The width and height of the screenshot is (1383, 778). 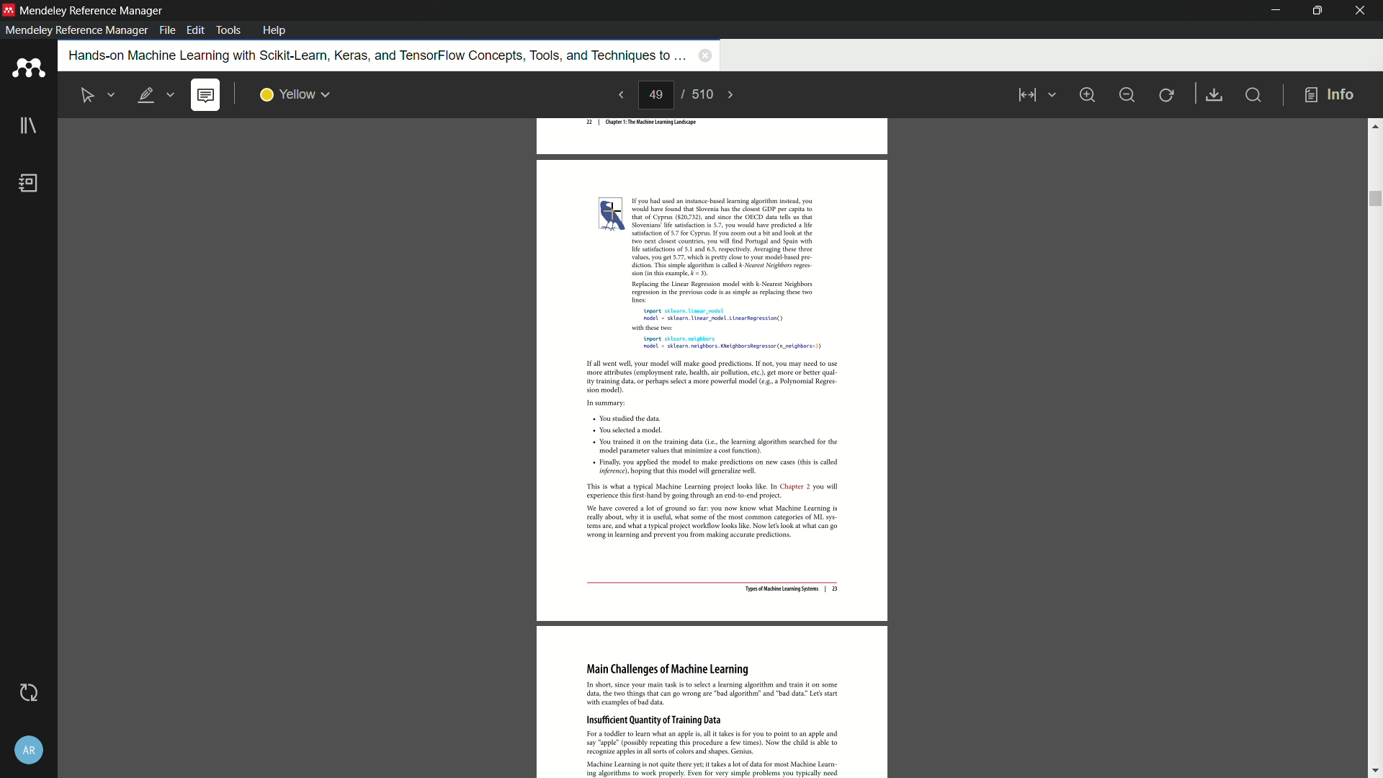 I want to click on help menu, so click(x=275, y=30).